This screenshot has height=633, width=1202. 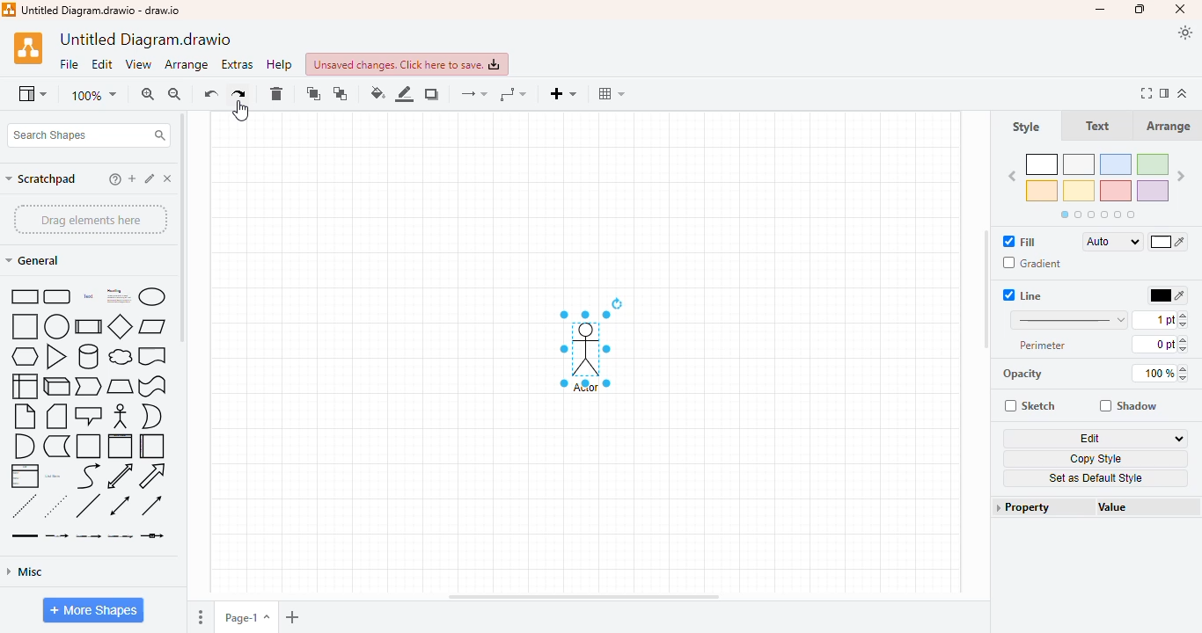 I want to click on auto, so click(x=1112, y=242).